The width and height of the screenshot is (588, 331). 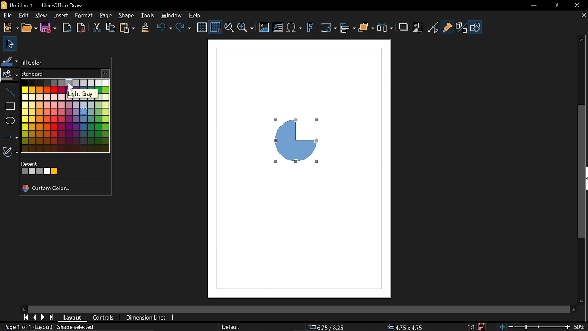 I want to click on Fill line, so click(x=10, y=60).